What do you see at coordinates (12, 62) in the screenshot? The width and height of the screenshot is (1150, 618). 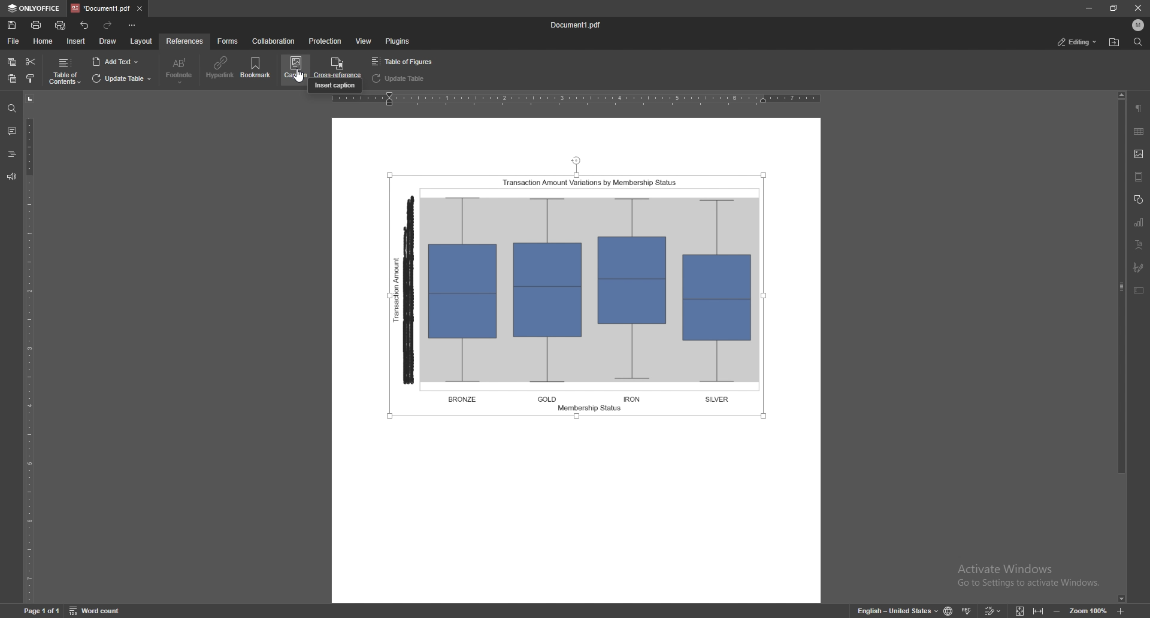 I see `copy` at bounding box center [12, 62].